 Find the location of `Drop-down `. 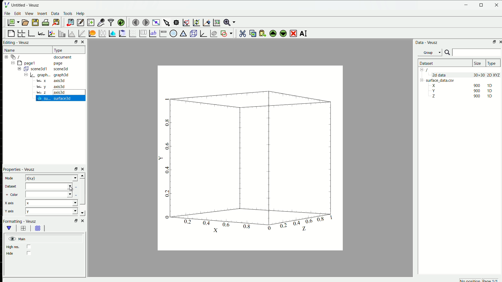

Drop-down  is located at coordinates (70, 186).